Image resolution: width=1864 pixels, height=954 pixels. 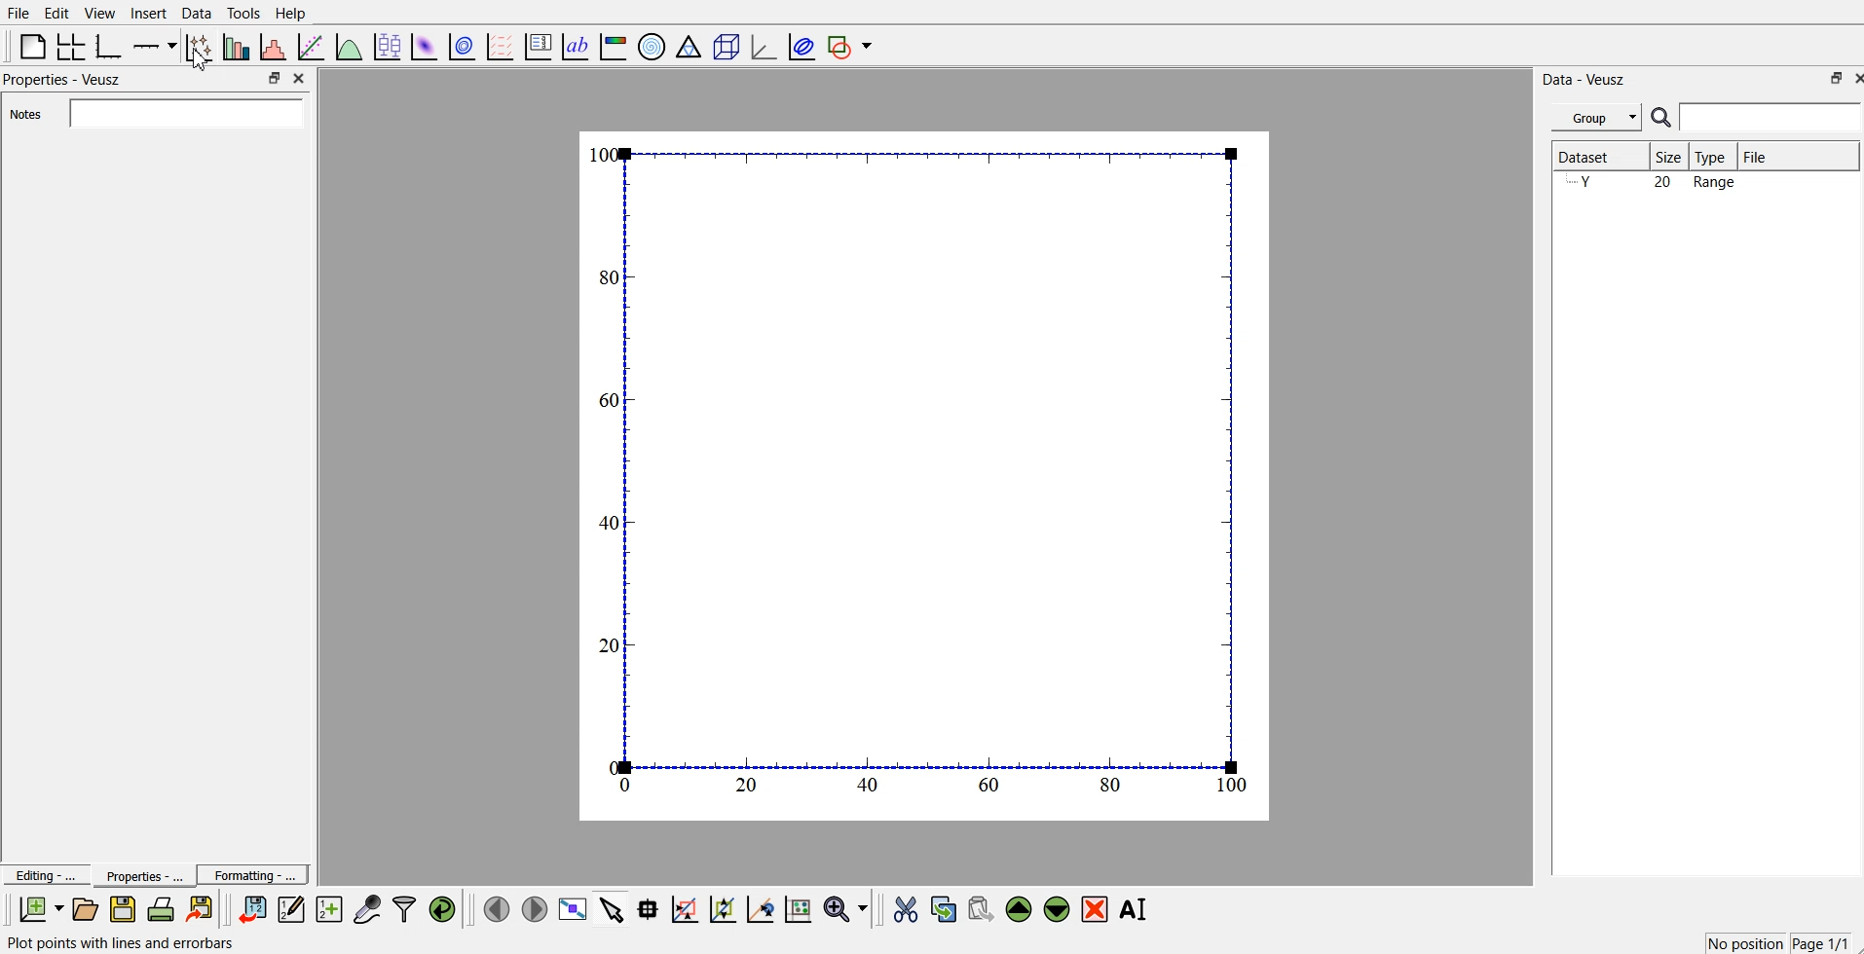 What do you see at coordinates (686, 907) in the screenshot?
I see `click to draw rectangle` at bounding box center [686, 907].